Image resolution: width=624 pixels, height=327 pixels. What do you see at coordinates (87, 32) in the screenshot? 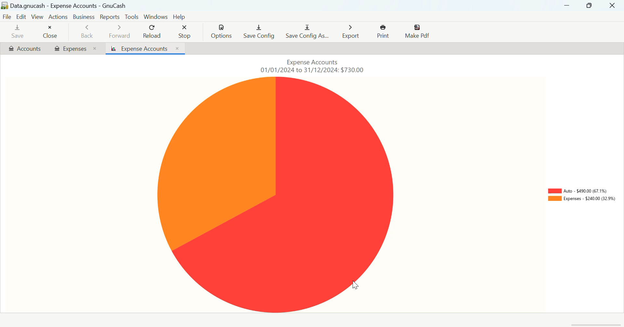
I see `Back` at bounding box center [87, 32].